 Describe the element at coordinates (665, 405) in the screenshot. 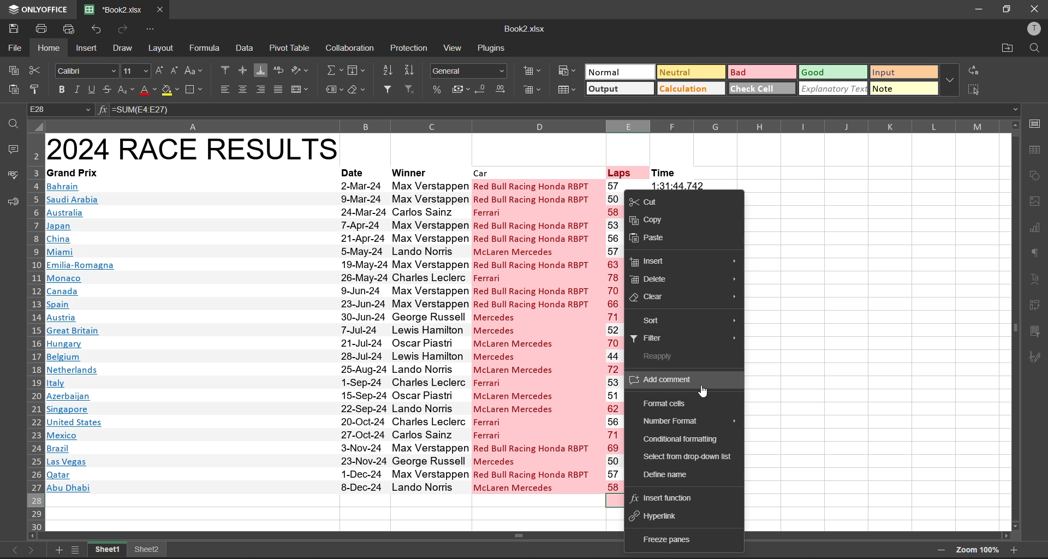

I see `format cells` at that location.